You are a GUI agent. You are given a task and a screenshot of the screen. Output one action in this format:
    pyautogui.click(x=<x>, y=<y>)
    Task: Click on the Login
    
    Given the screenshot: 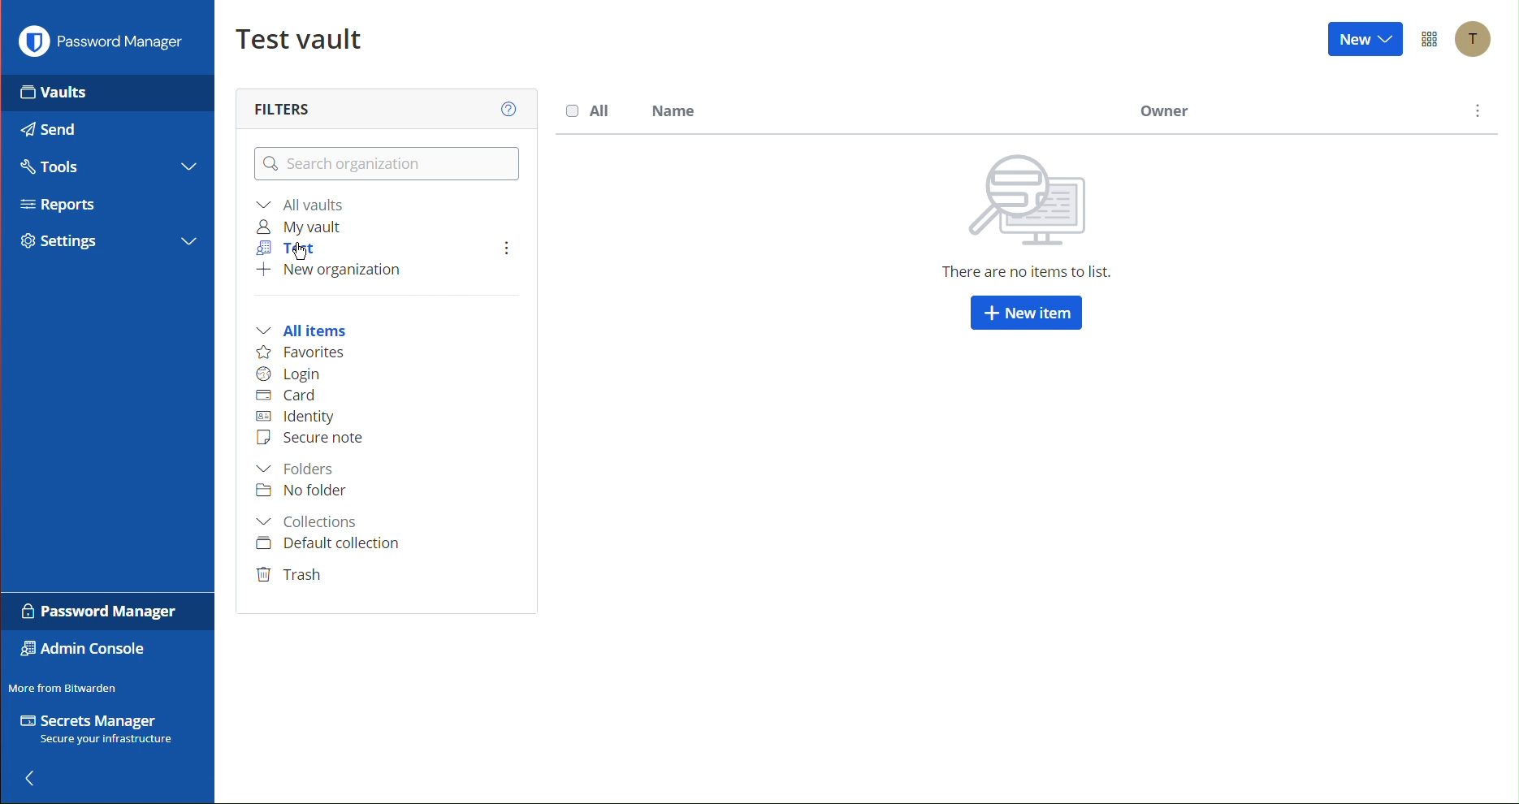 What is the action you would take?
    pyautogui.click(x=291, y=374)
    